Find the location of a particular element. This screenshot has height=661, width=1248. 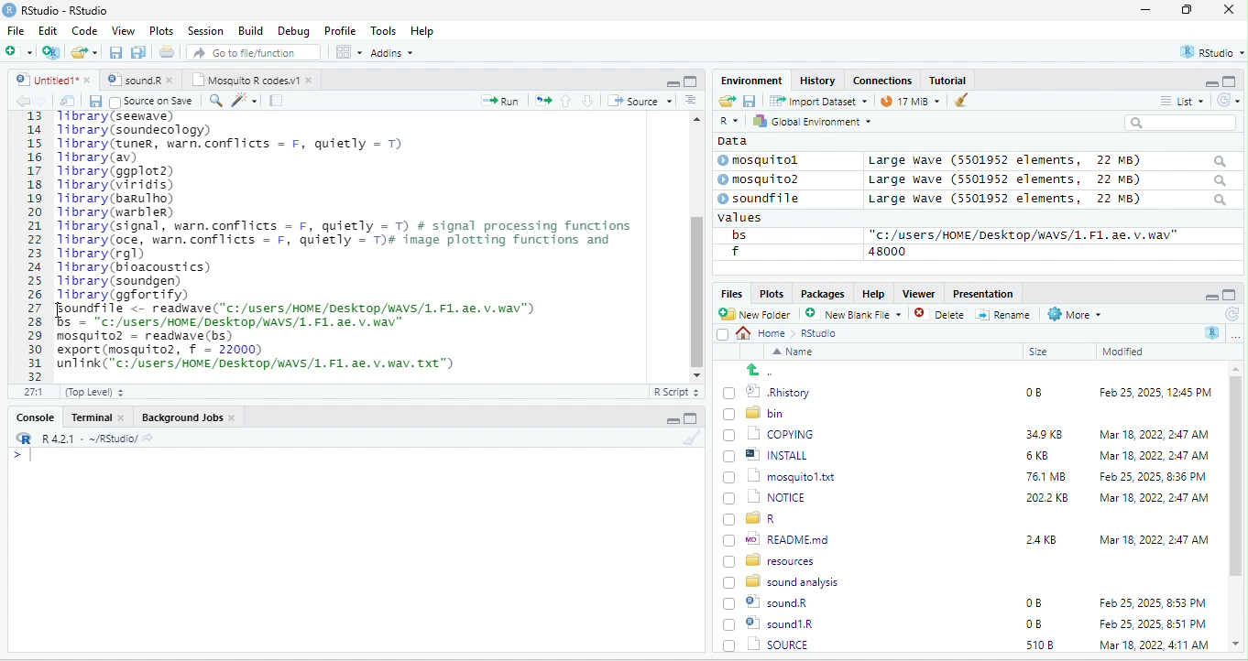

Size is located at coordinates (1039, 352).